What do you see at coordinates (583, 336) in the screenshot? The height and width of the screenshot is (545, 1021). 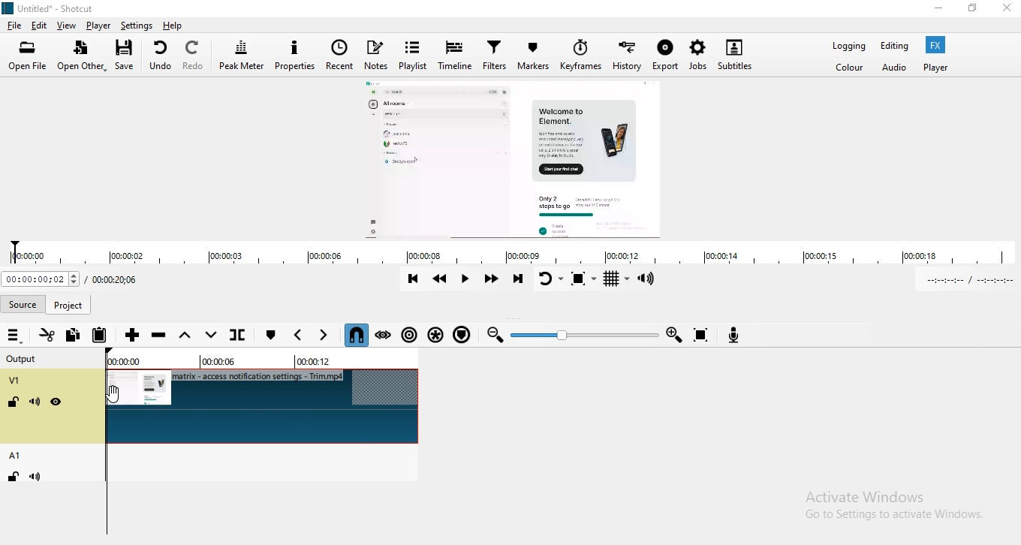 I see `Zoom slider` at bounding box center [583, 336].